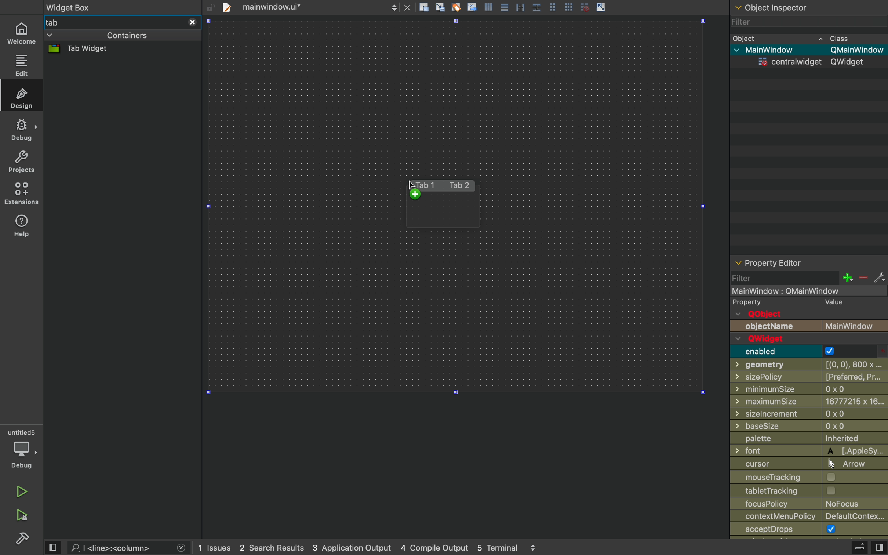 This screenshot has height=555, width=888. I want to click on tab, so click(297, 6).